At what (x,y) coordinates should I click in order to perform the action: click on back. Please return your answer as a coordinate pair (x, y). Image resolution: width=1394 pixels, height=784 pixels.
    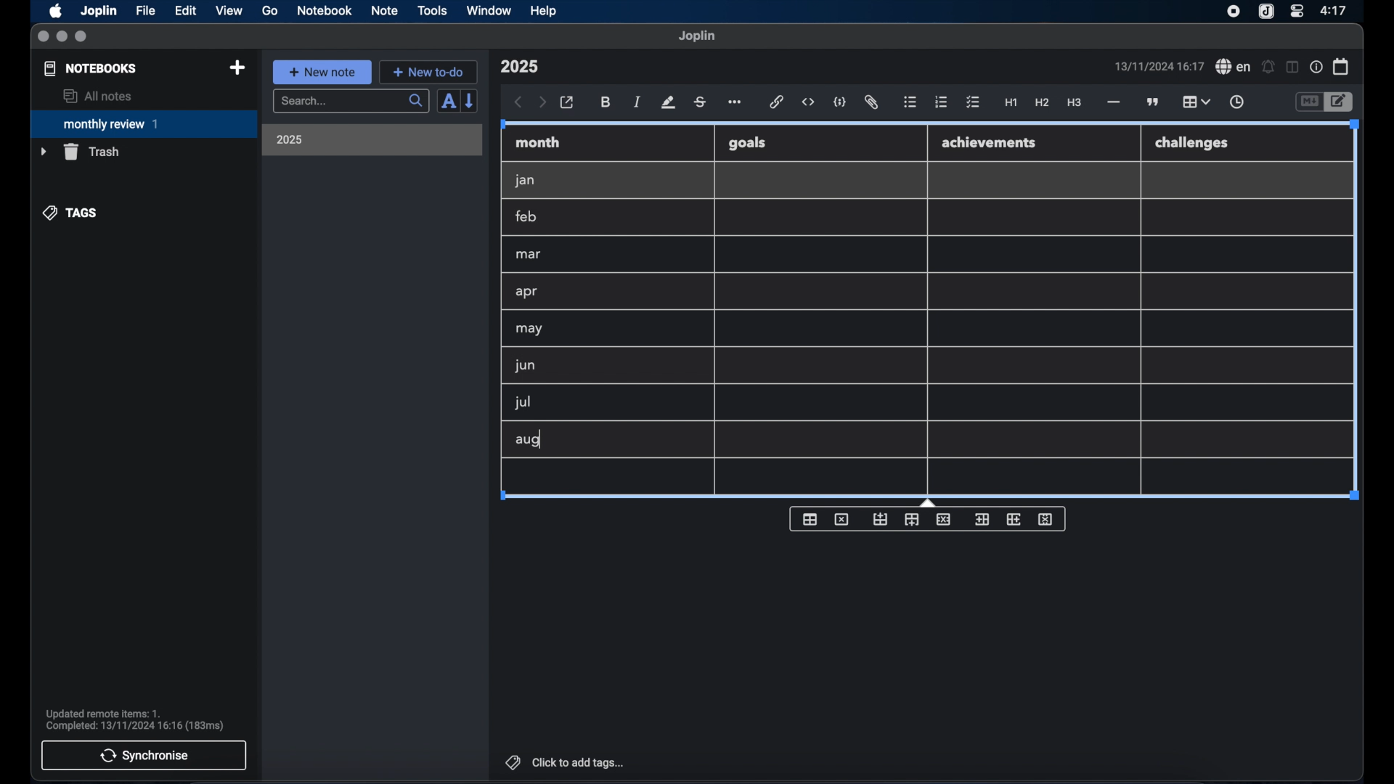
    Looking at the image, I should click on (518, 102).